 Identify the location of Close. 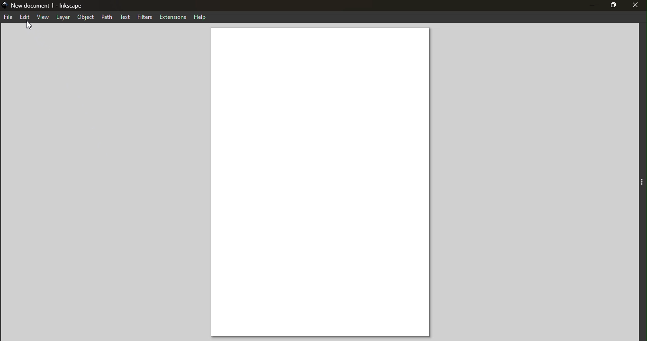
(636, 6).